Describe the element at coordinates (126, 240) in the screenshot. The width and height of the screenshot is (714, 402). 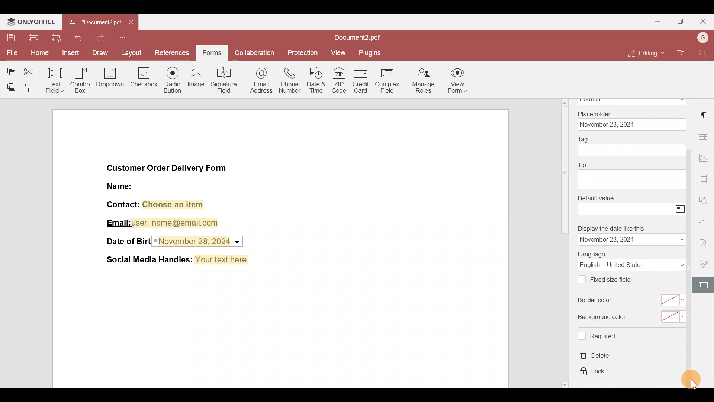
I see `Date of Birth:` at that location.